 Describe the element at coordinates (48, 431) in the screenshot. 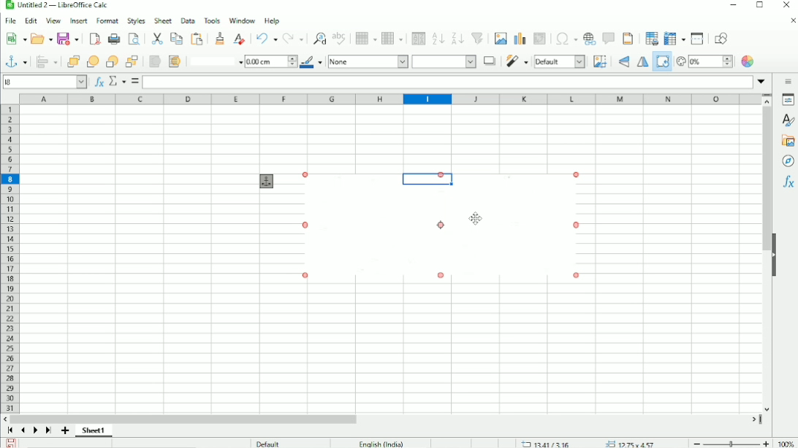

I see `Scroll to last sheet` at that location.